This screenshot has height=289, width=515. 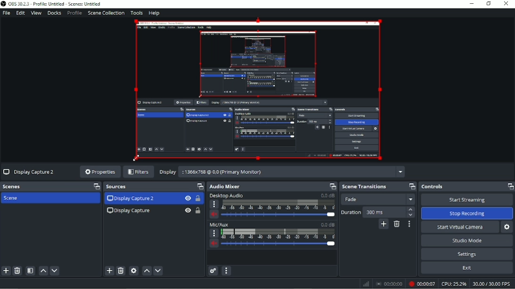 I want to click on Start virtual camera, so click(x=460, y=227).